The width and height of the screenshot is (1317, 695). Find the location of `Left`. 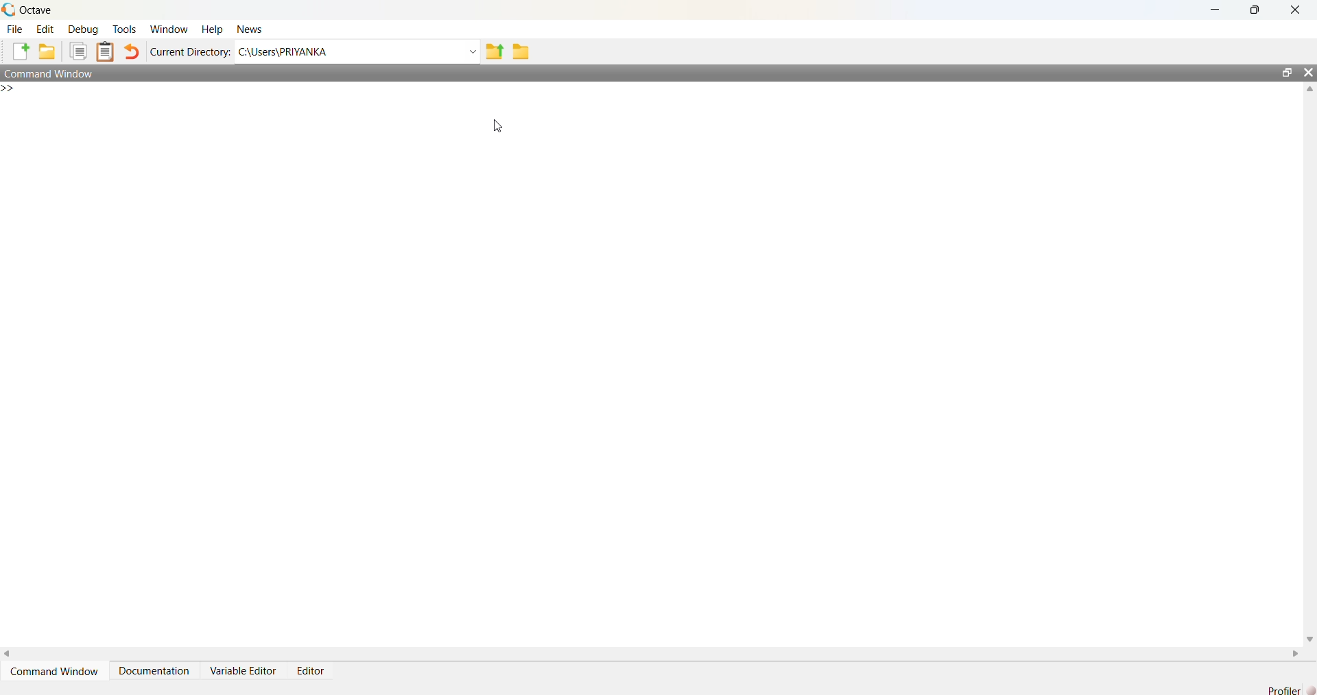

Left is located at coordinates (8, 655).